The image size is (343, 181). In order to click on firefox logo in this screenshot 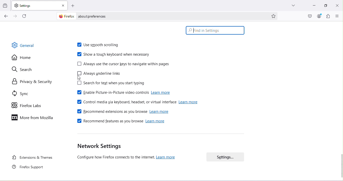, I will do `click(67, 16)`.